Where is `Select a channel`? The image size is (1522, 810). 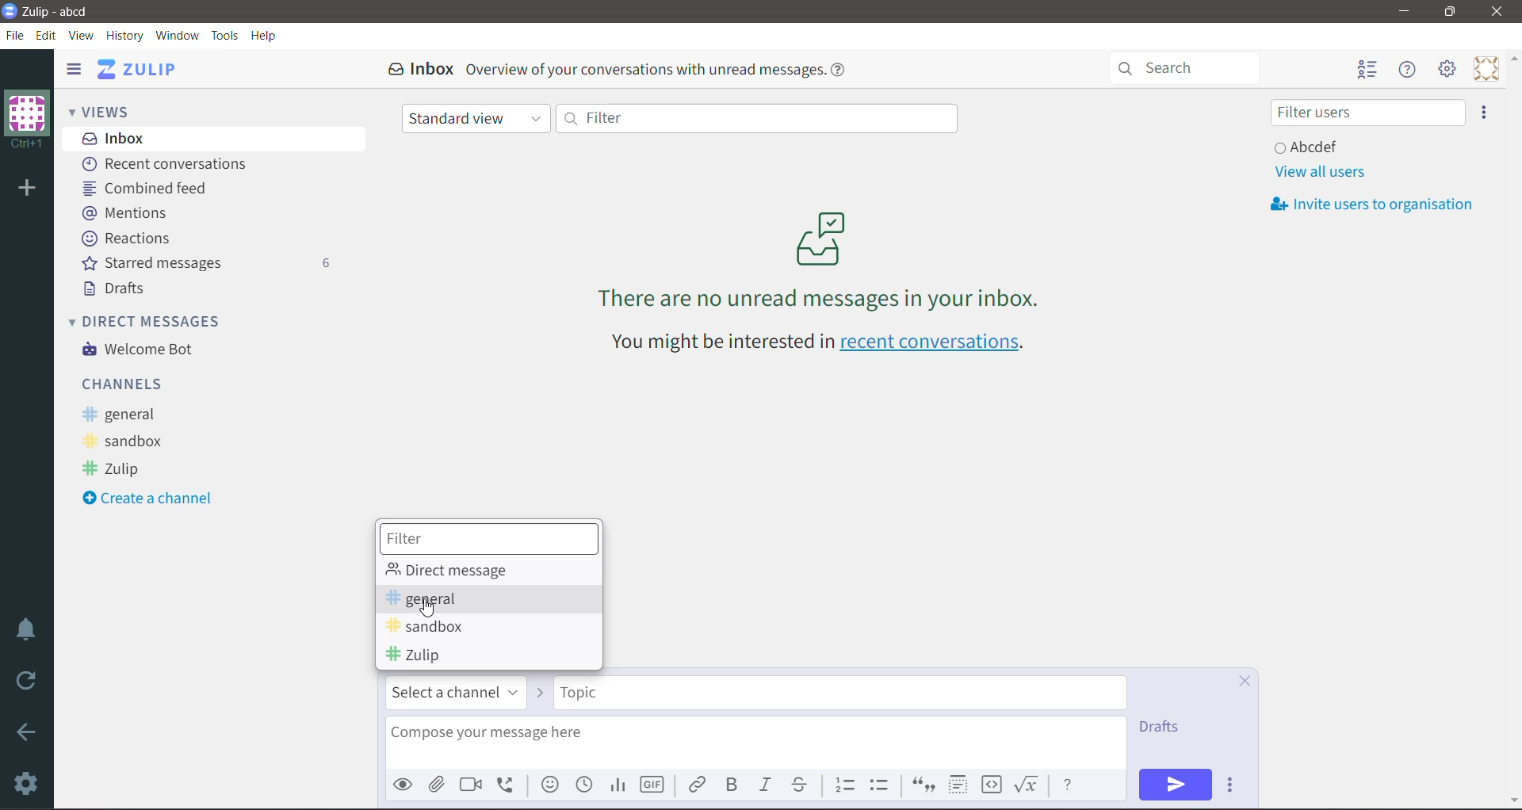 Select a channel is located at coordinates (457, 693).